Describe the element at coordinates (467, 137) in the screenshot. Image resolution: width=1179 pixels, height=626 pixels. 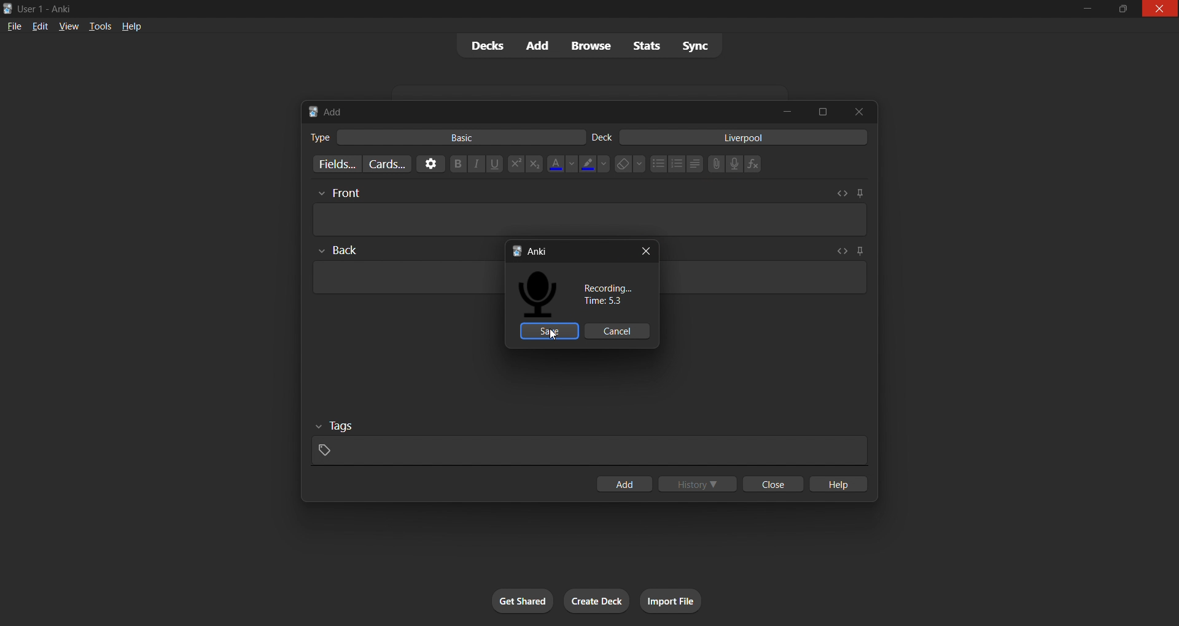
I see `basic card type` at that location.